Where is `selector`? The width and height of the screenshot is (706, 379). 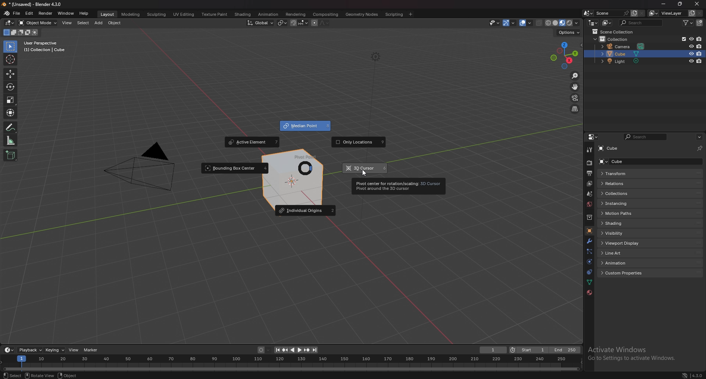 selector is located at coordinates (10, 47).